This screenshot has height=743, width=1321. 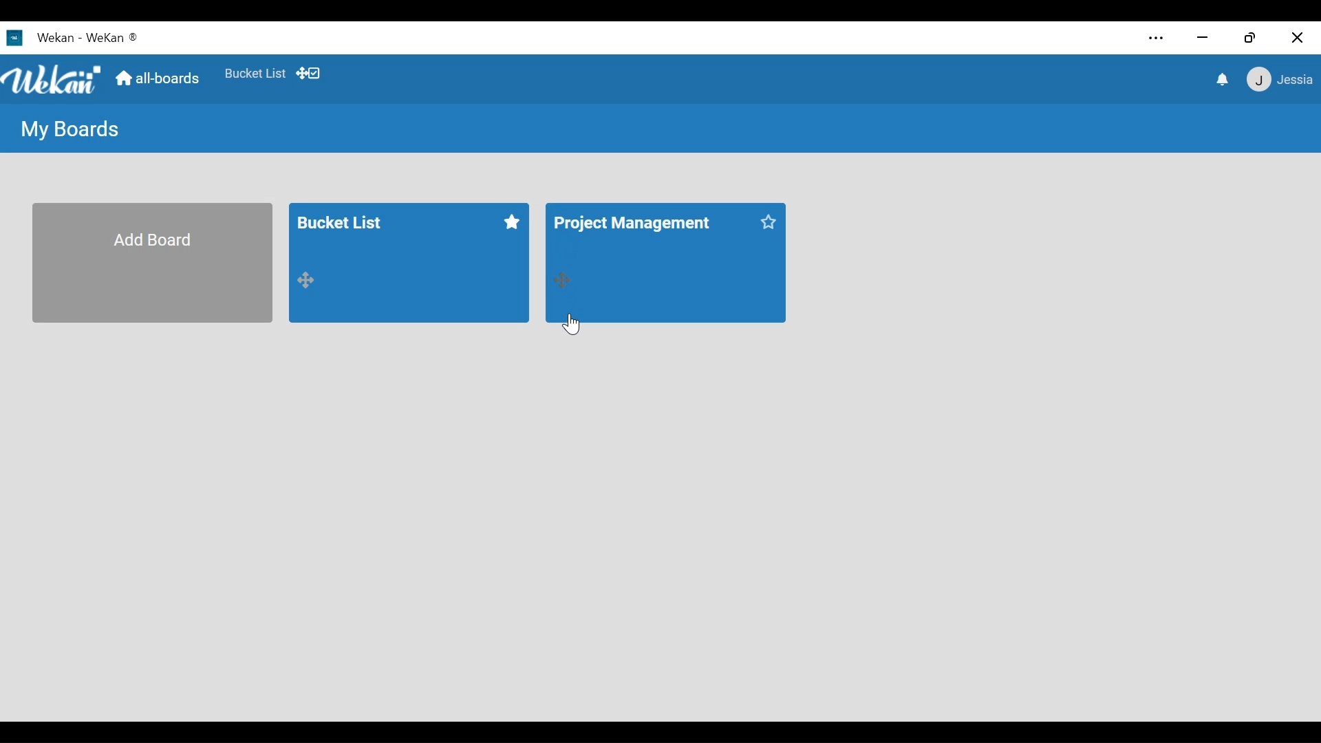 I want to click on My Boards, so click(x=72, y=129).